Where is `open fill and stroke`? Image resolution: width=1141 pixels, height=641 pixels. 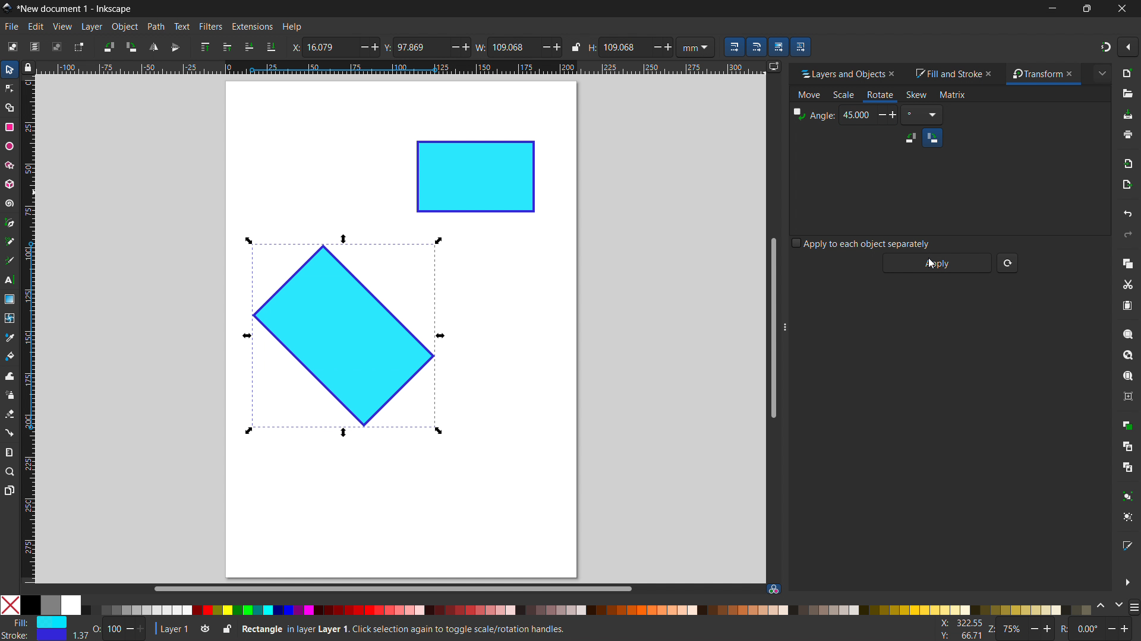
open fill and stroke is located at coordinates (1129, 545).